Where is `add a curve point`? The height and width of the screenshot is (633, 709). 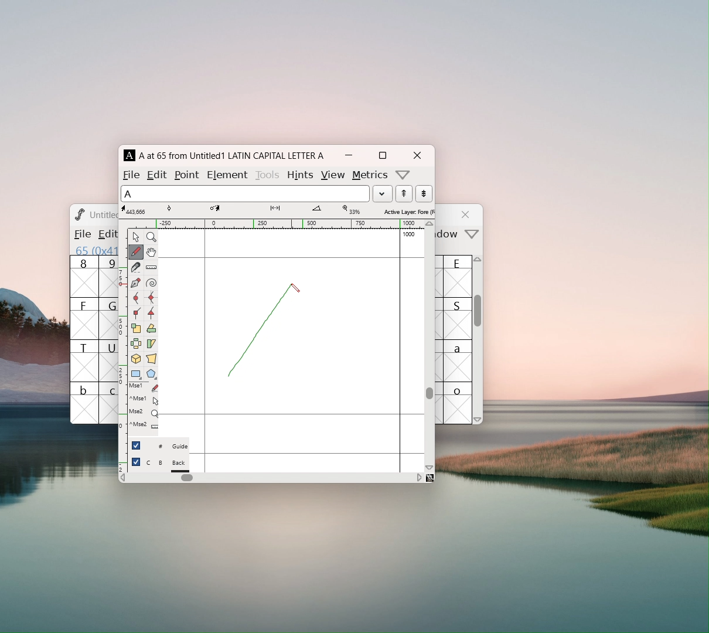
add a curve point is located at coordinates (135, 298).